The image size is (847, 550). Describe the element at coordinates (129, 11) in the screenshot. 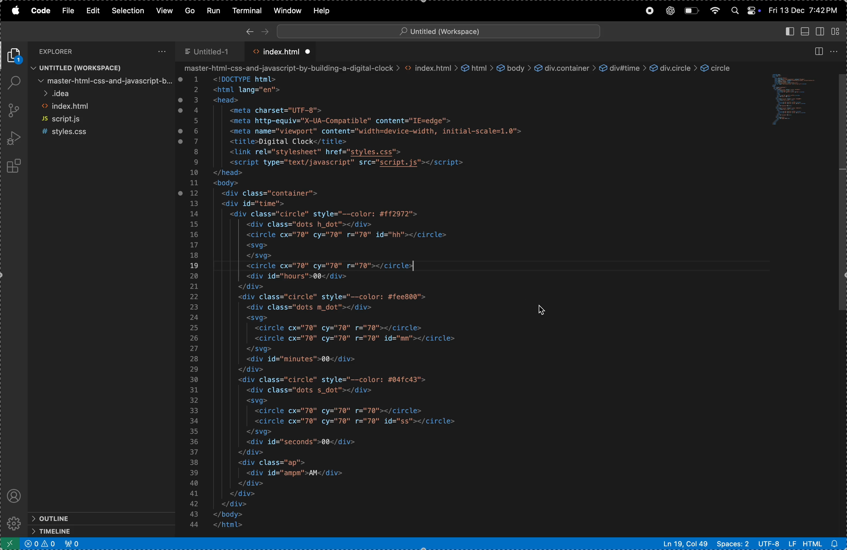

I see `Selection` at that location.